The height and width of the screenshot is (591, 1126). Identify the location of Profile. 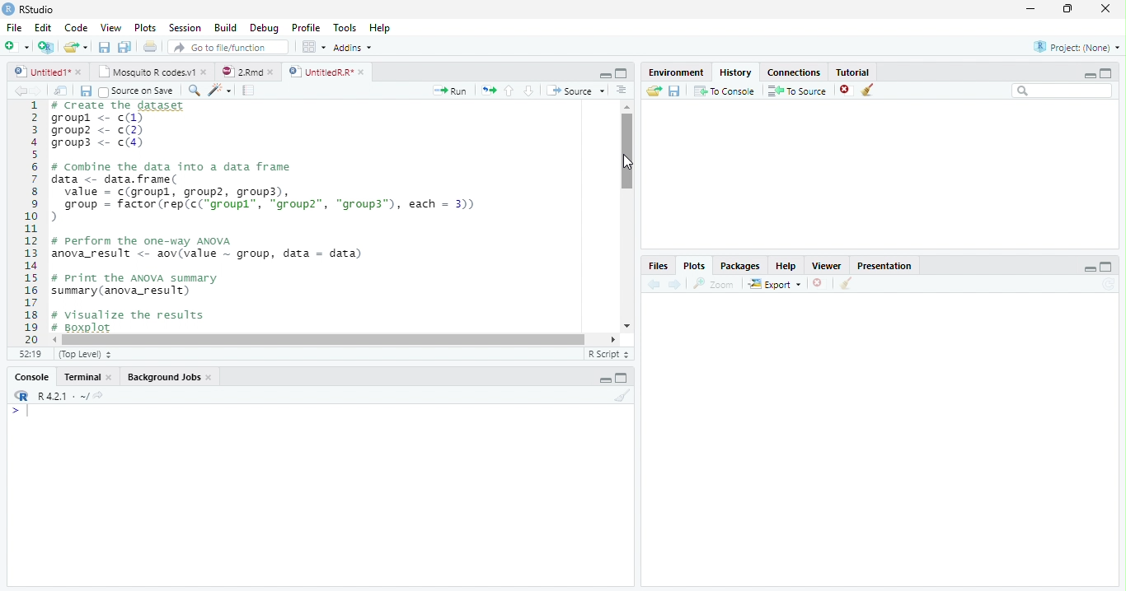
(305, 28).